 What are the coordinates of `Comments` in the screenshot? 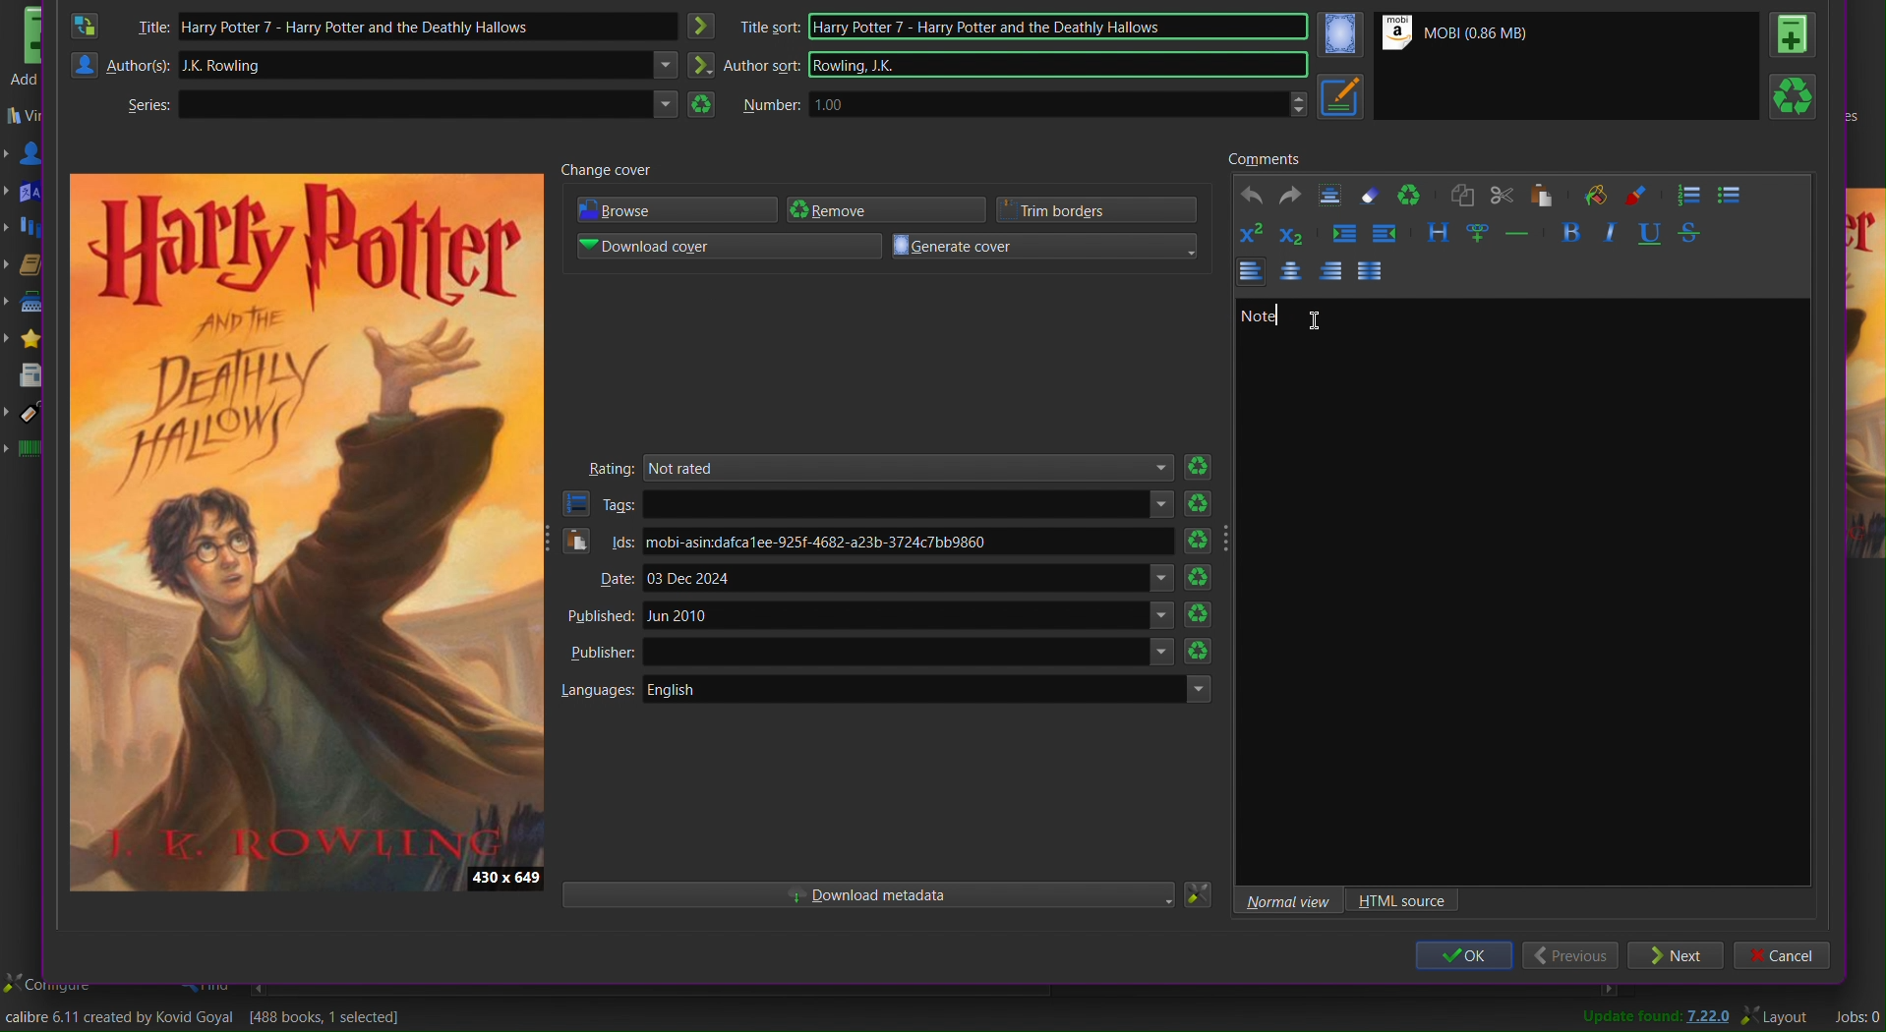 It's located at (1264, 158).